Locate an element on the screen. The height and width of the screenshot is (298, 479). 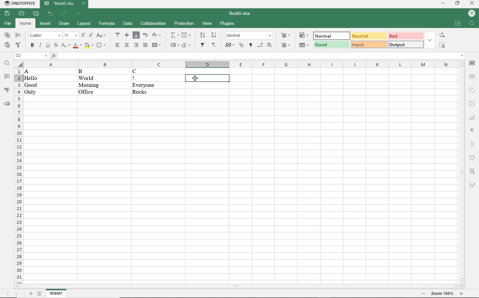
INSERT is located at coordinates (46, 23).